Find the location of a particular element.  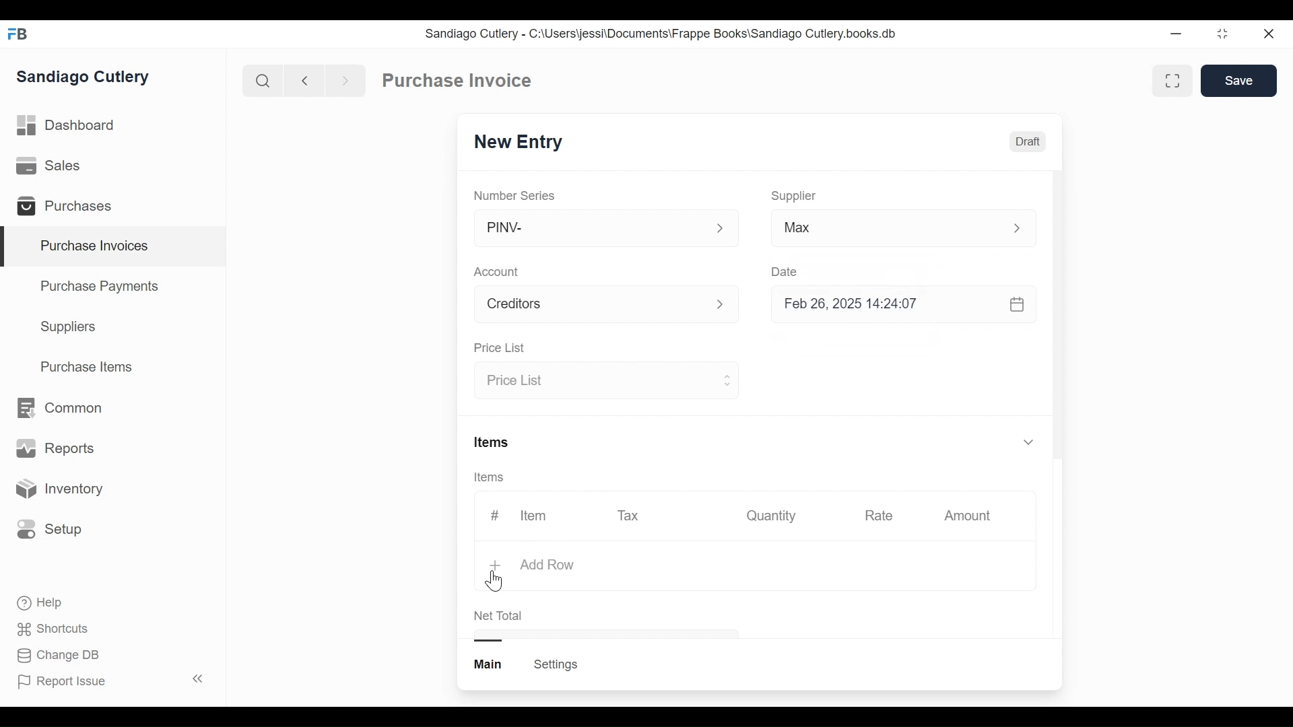

Common is located at coordinates (58, 408).